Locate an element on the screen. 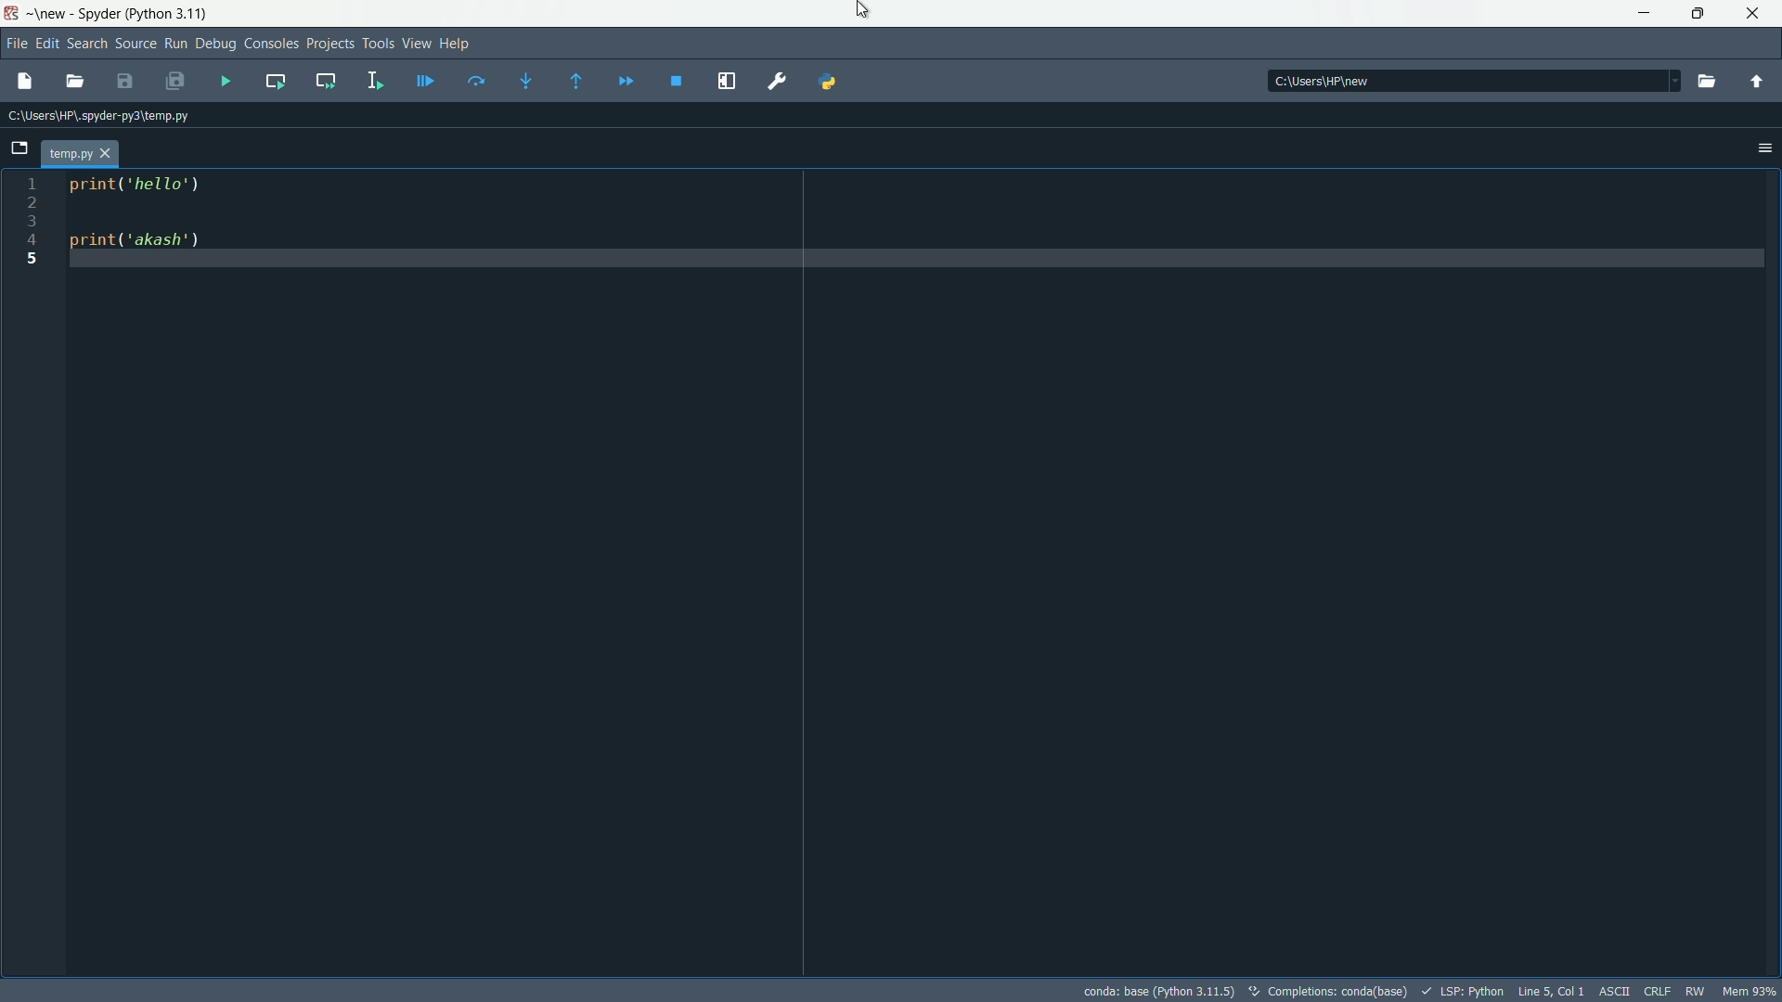 The height and width of the screenshot is (1002, 1782). python path manager is located at coordinates (827, 82).